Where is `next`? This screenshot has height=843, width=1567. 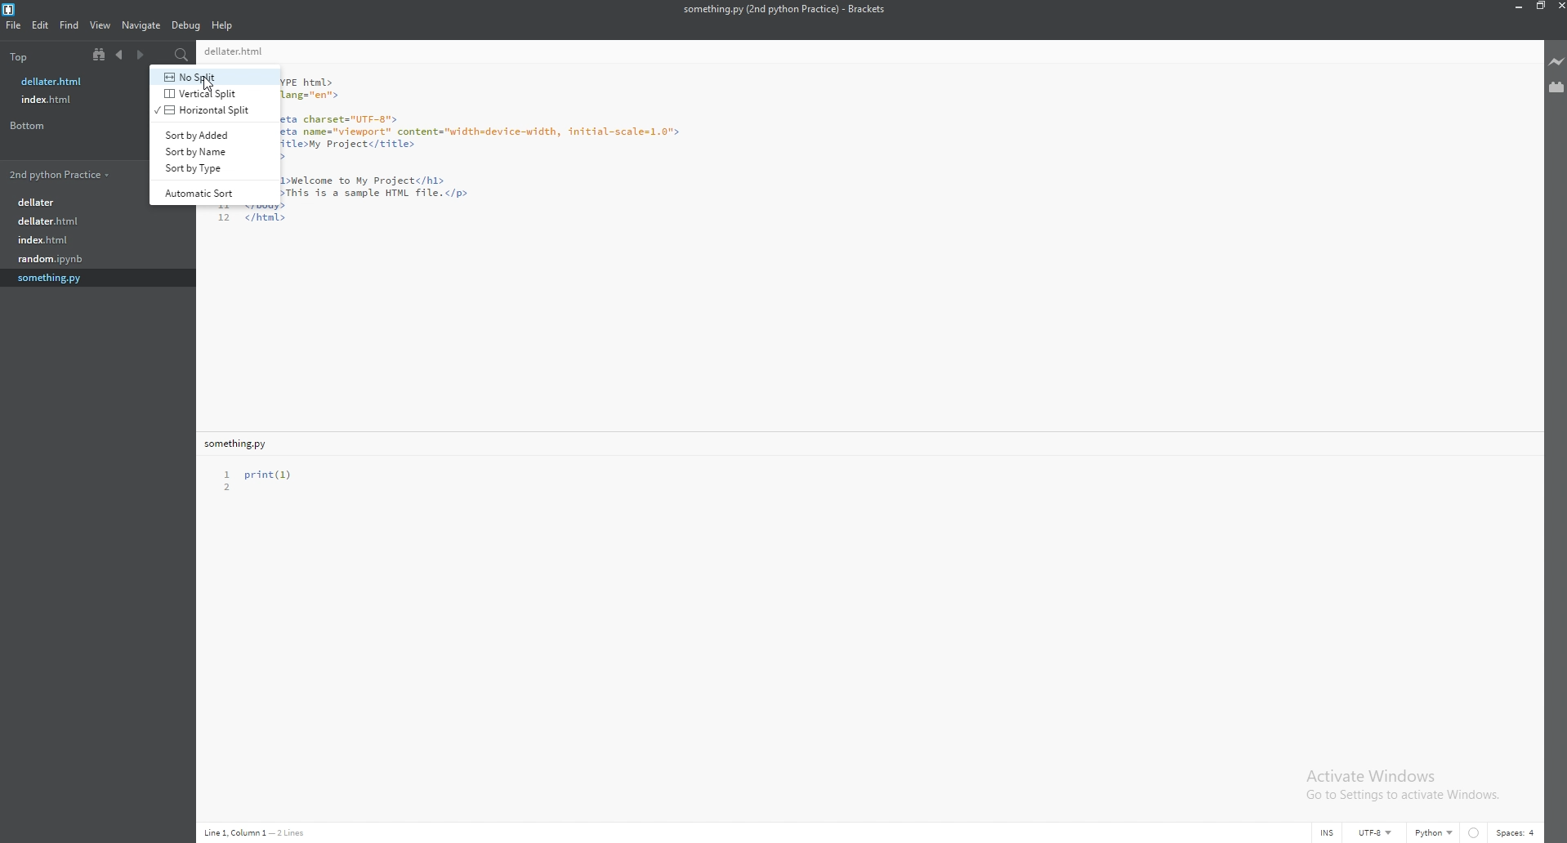
next is located at coordinates (138, 55).